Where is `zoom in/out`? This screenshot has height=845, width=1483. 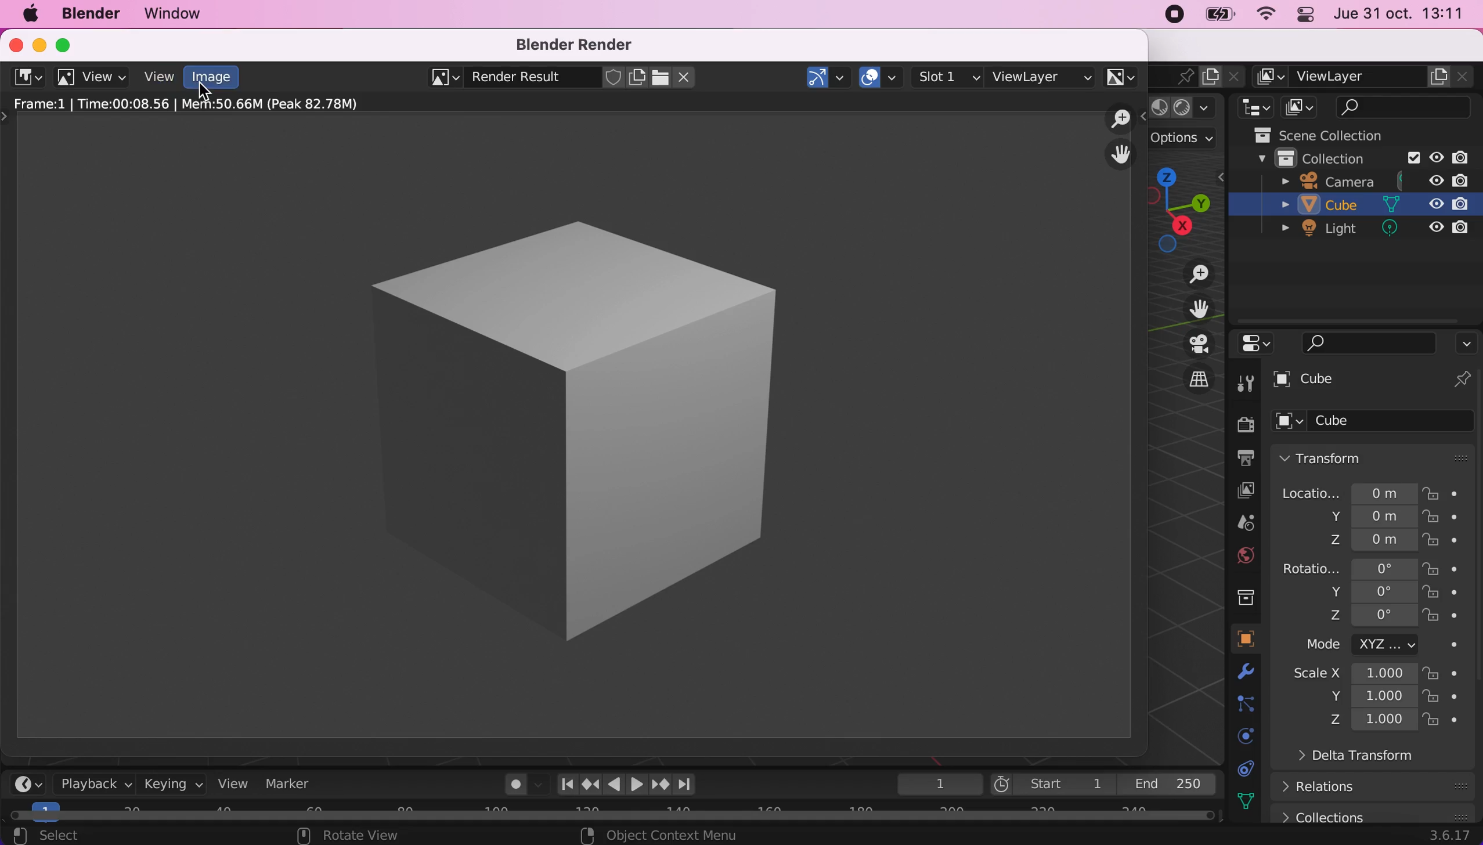
zoom in/out is located at coordinates (1189, 275).